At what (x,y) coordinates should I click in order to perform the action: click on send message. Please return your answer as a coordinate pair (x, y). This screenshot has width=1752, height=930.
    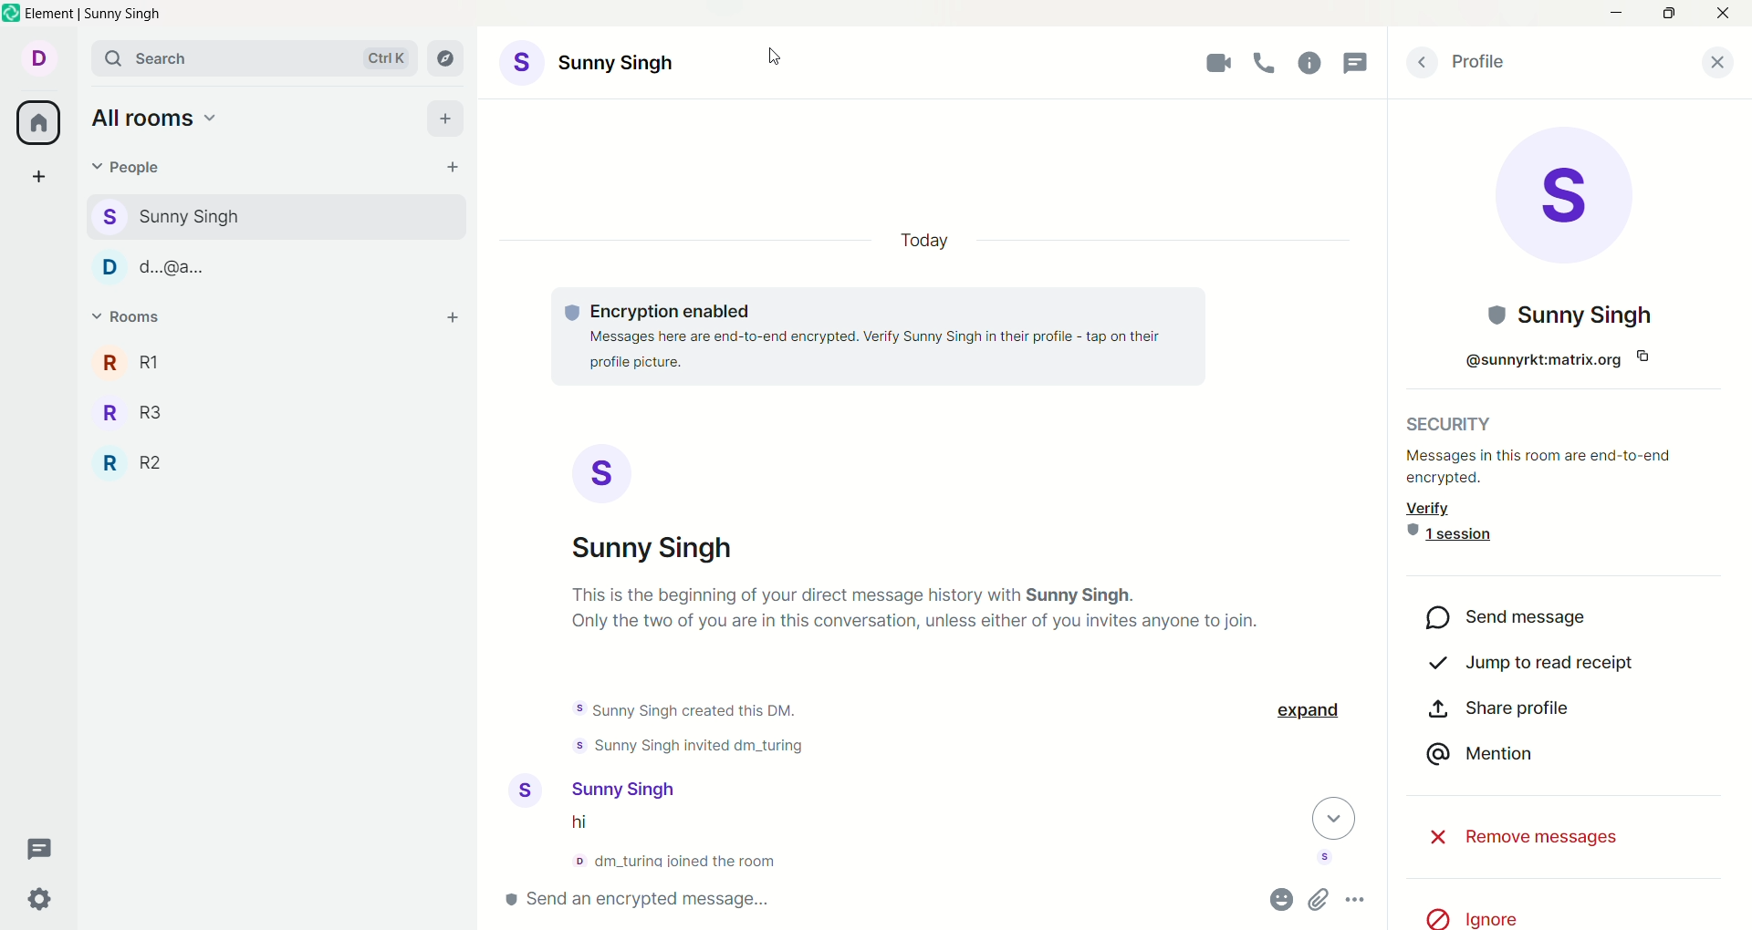
    Looking at the image, I should click on (1507, 618).